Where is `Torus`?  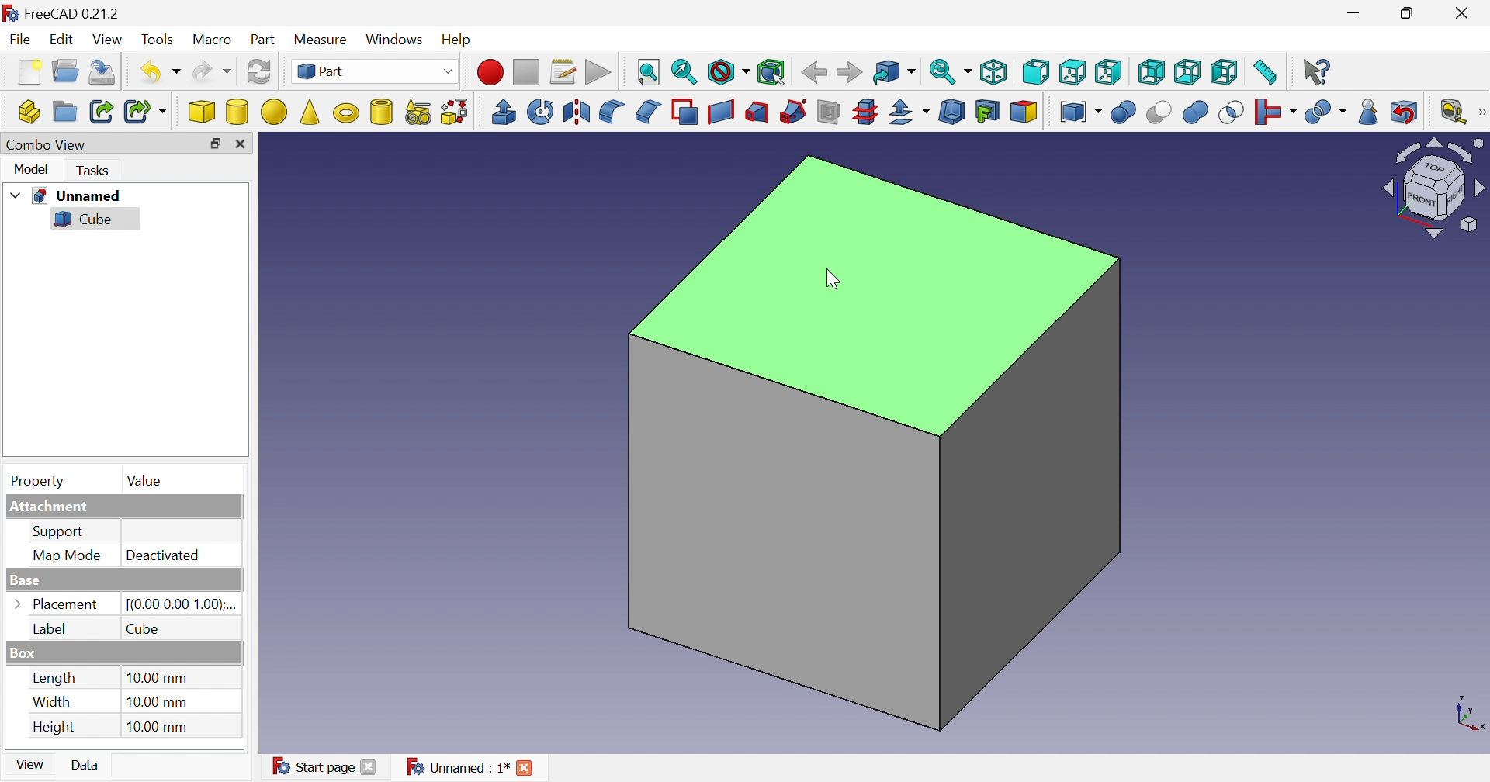
Torus is located at coordinates (348, 115).